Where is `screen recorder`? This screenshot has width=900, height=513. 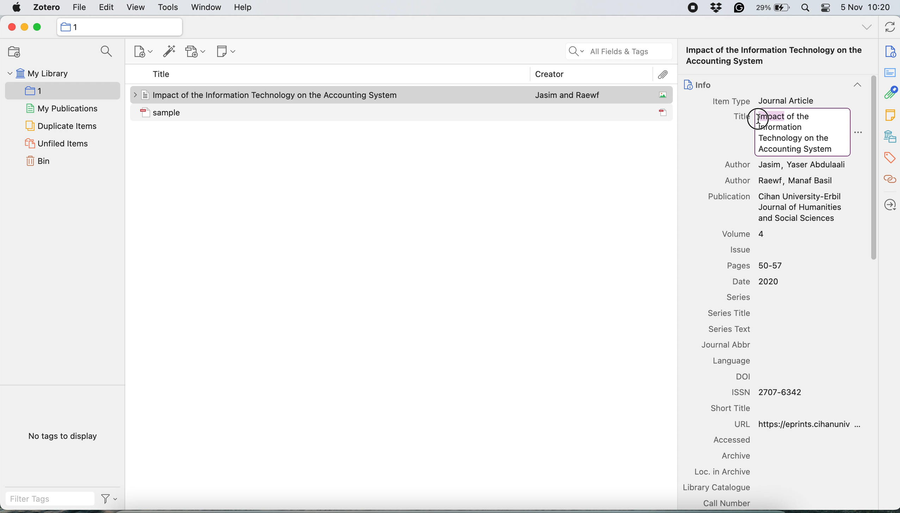
screen recorder is located at coordinates (694, 7).